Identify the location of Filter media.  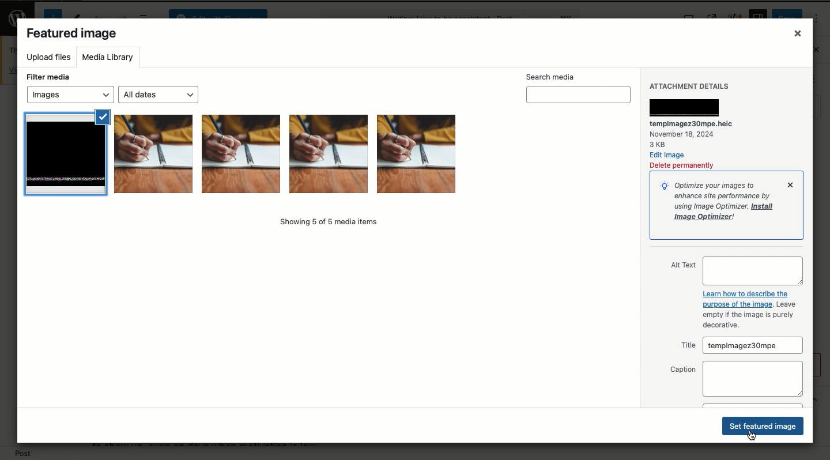
(48, 77).